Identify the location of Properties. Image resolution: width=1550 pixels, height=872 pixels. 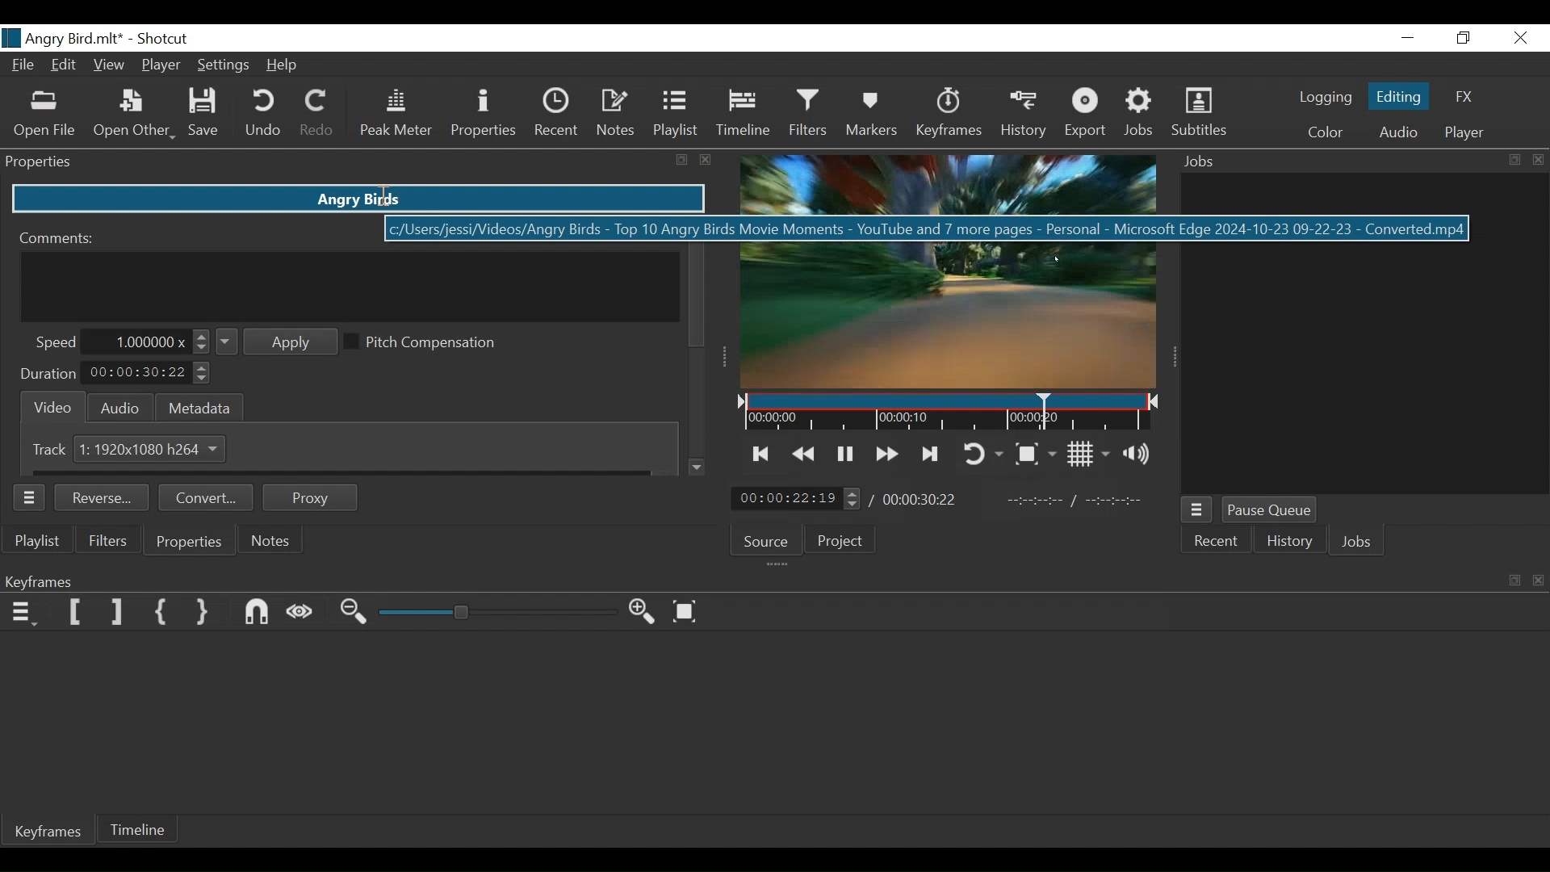
(483, 113).